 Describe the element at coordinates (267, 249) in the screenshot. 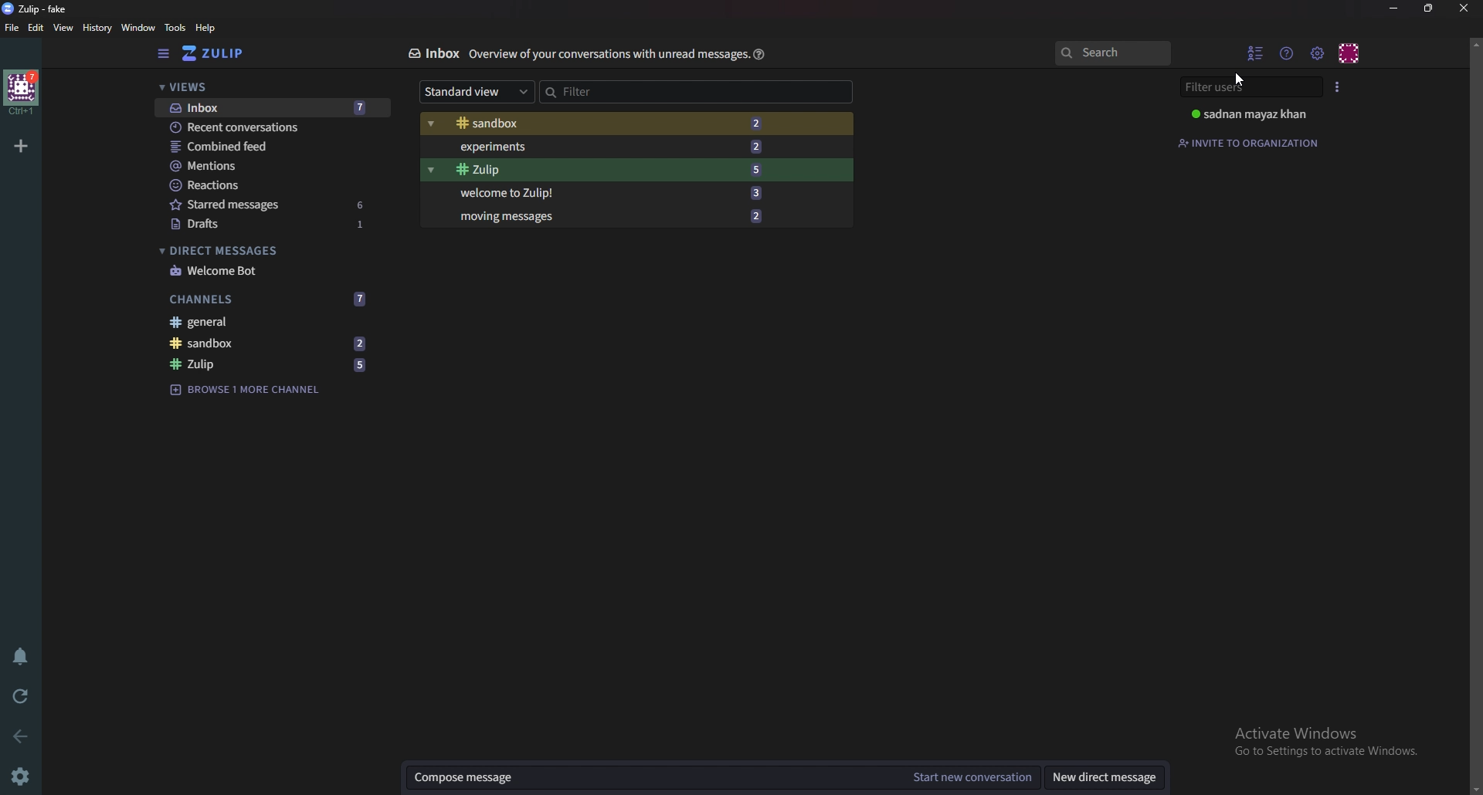

I see `Direct messages` at that location.